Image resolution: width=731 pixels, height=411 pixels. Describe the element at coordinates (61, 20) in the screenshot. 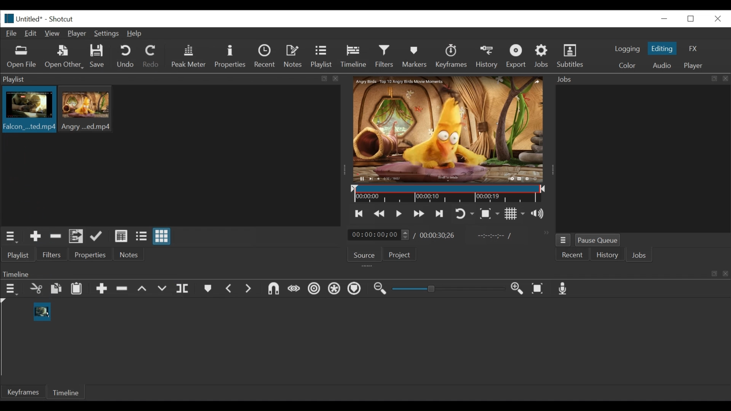

I see `Shotcut` at that location.